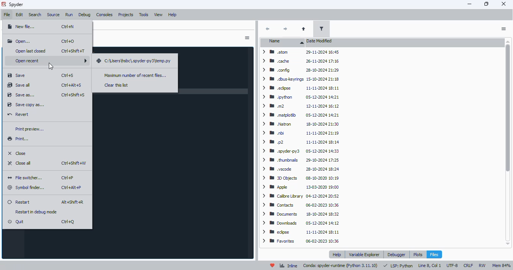 This screenshot has width=513, height=270. What do you see at coordinates (54, 15) in the screenshot?
I see `source` at bounding box center [54, 15].